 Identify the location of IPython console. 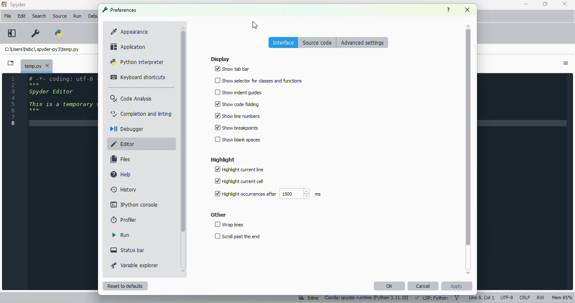
(134, 204).